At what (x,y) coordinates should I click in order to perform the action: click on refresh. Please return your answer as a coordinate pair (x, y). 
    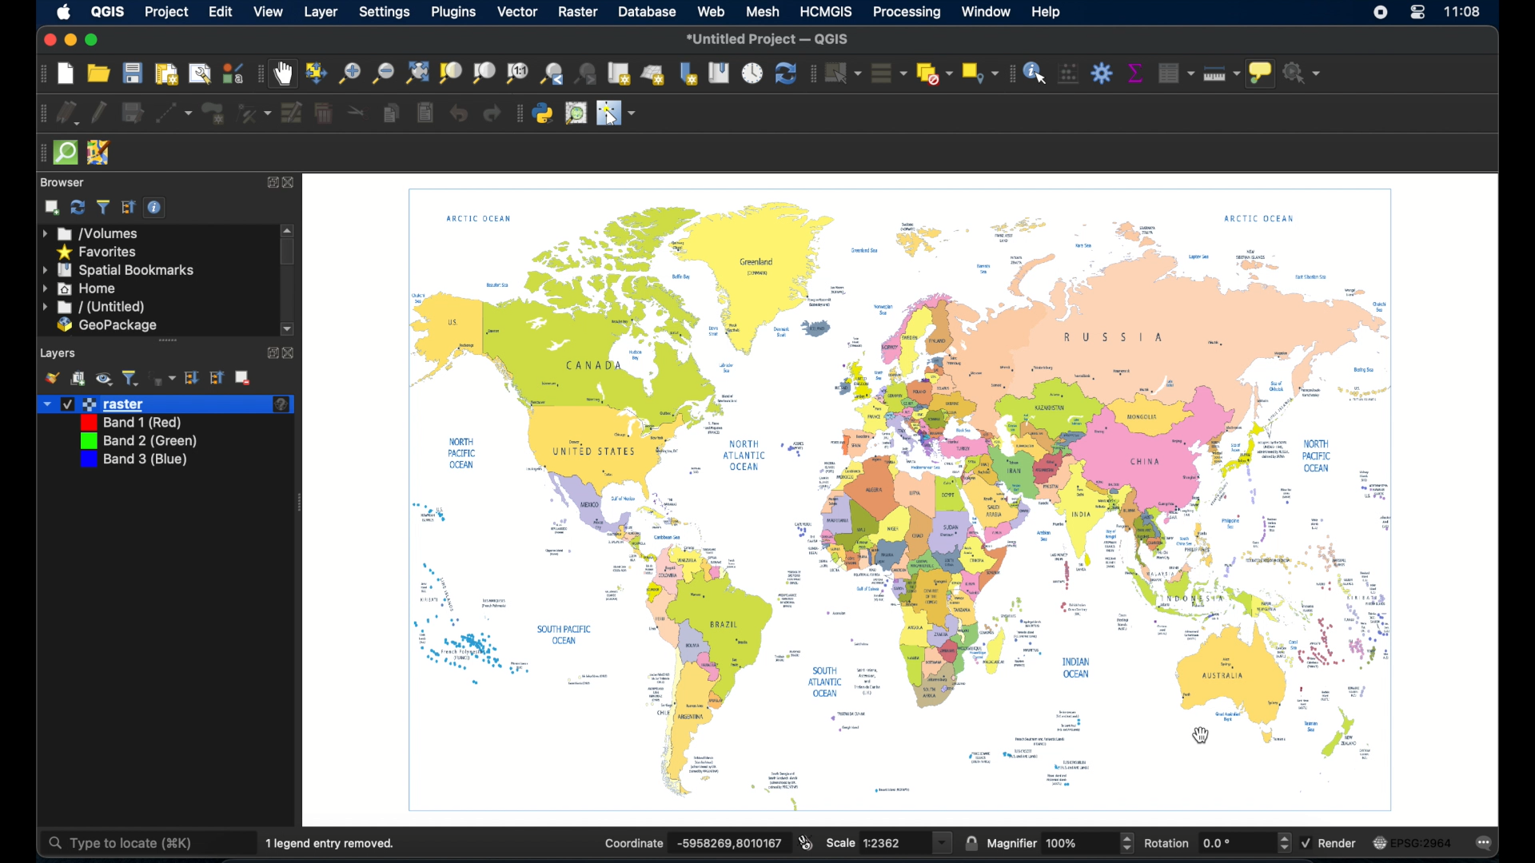
    Looking at the image, I should click on (785, 74).